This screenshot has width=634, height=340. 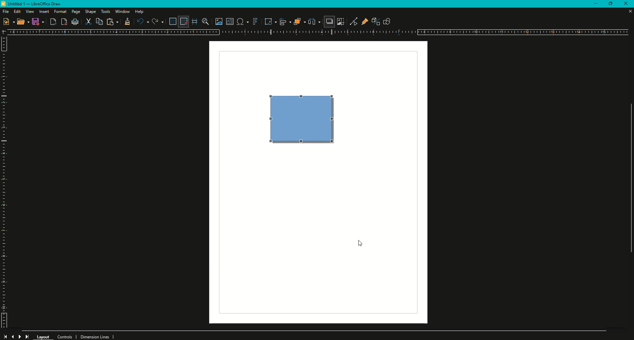 I want to click on Window, so click(x=122, y=11).